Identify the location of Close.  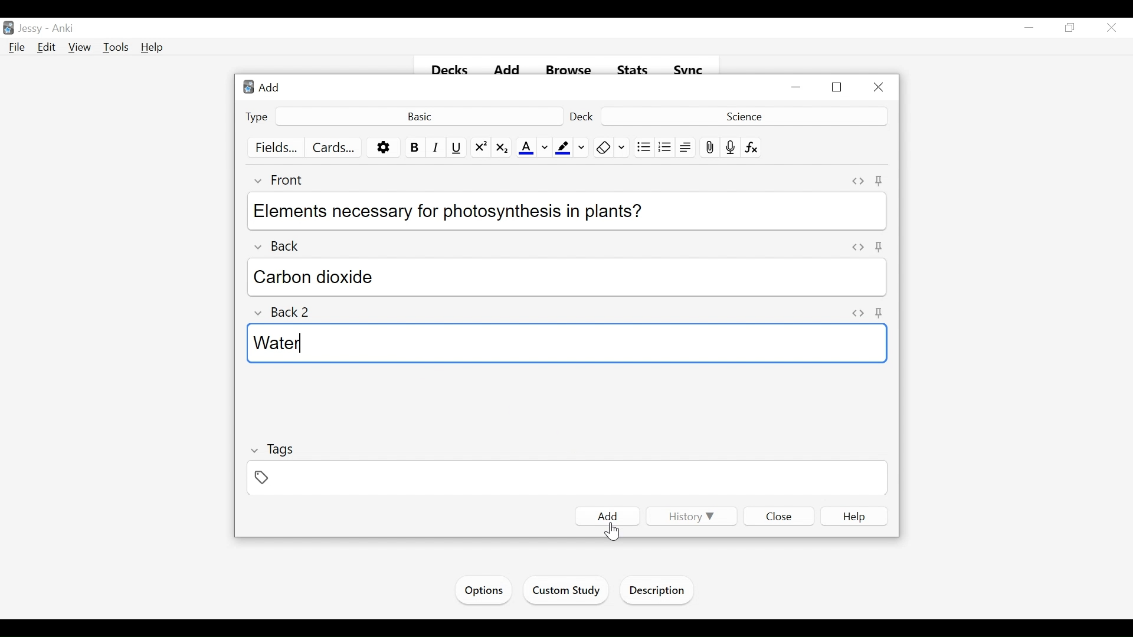
(1110, 29).